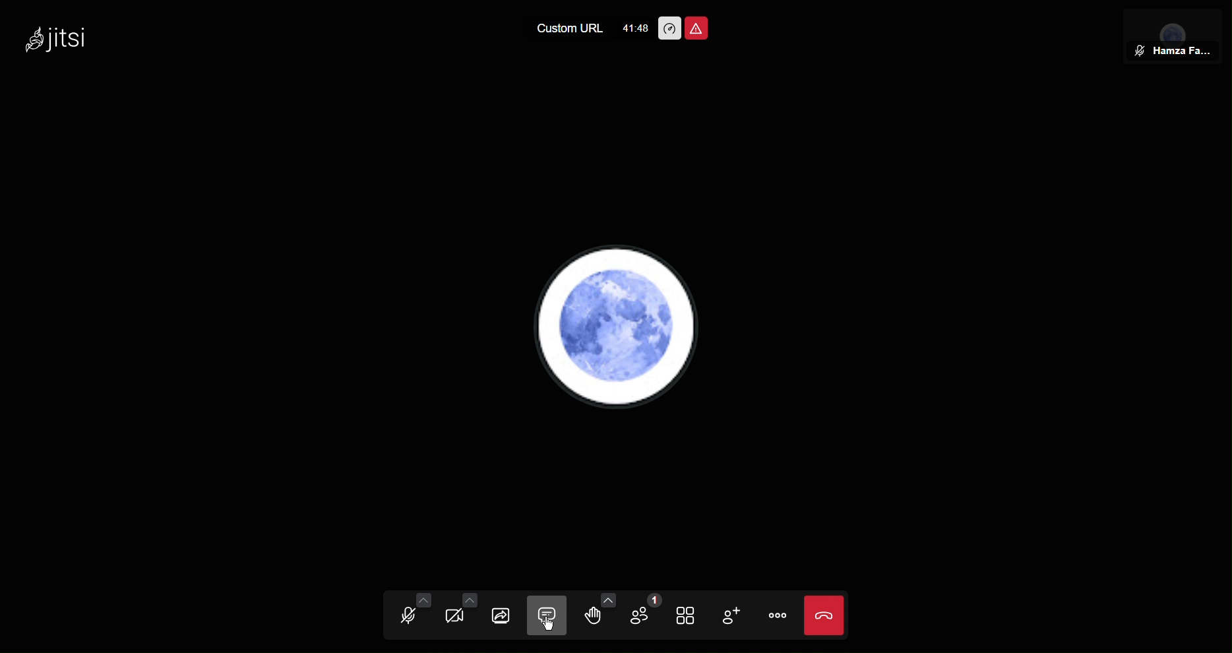  Describe the element at coordinates (617, 329) in the screenshot. I see `Account Profile Picture` at that location.